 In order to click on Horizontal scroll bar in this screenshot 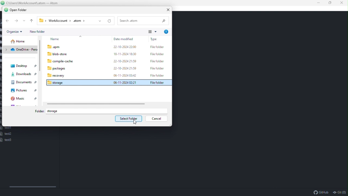, I will do `click(32, 187)`.